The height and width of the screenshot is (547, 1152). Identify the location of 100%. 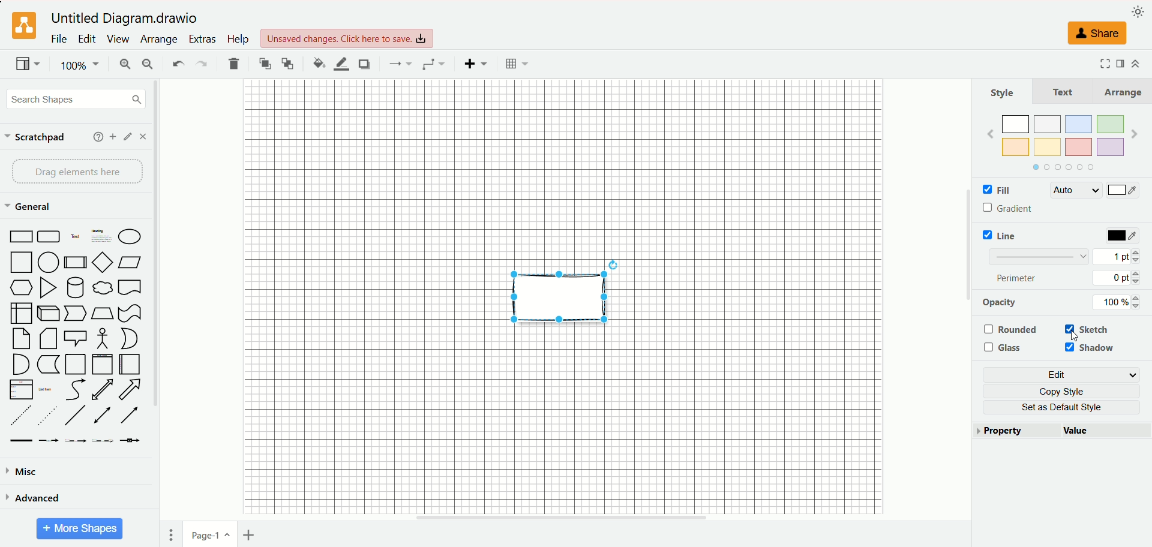
(81, 65).